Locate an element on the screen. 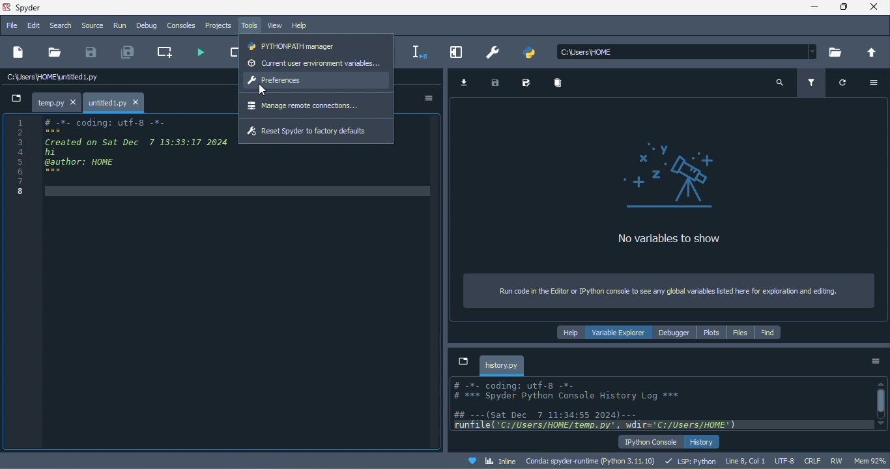 The width and height of the screenshot is (890, 470). debug is located at coordinates (150, 25).